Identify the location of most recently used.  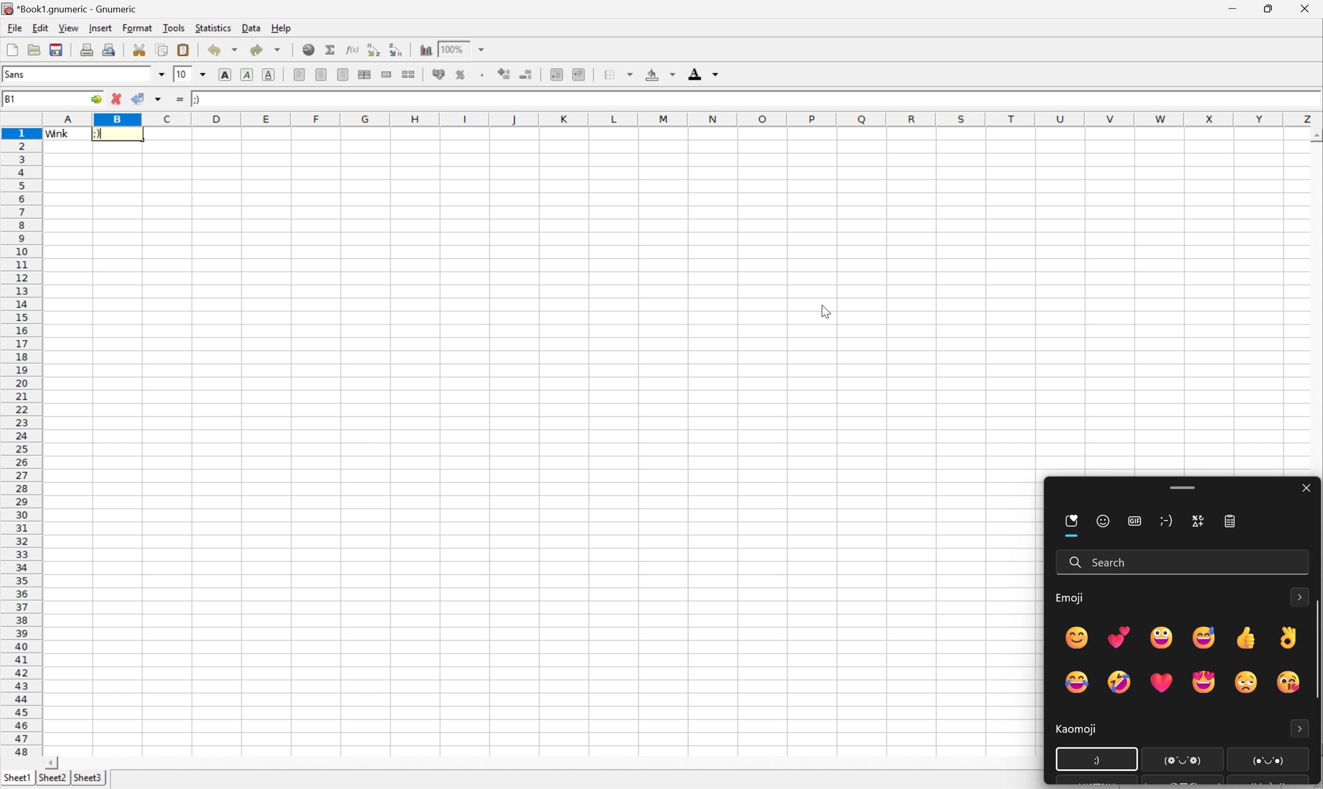
(1072, 525).